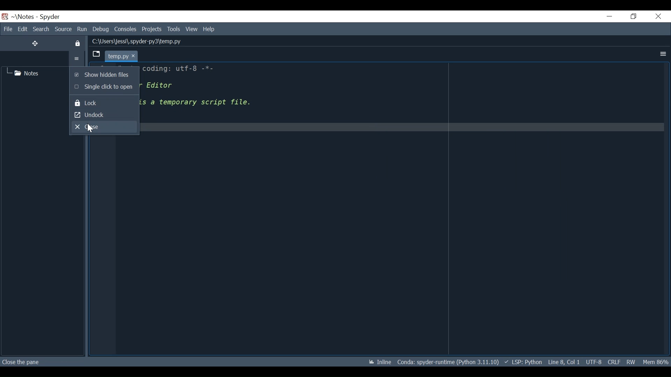  Describe the element at coordinates (26, 73) in the screenshot. I see `Project Folder` at that location.